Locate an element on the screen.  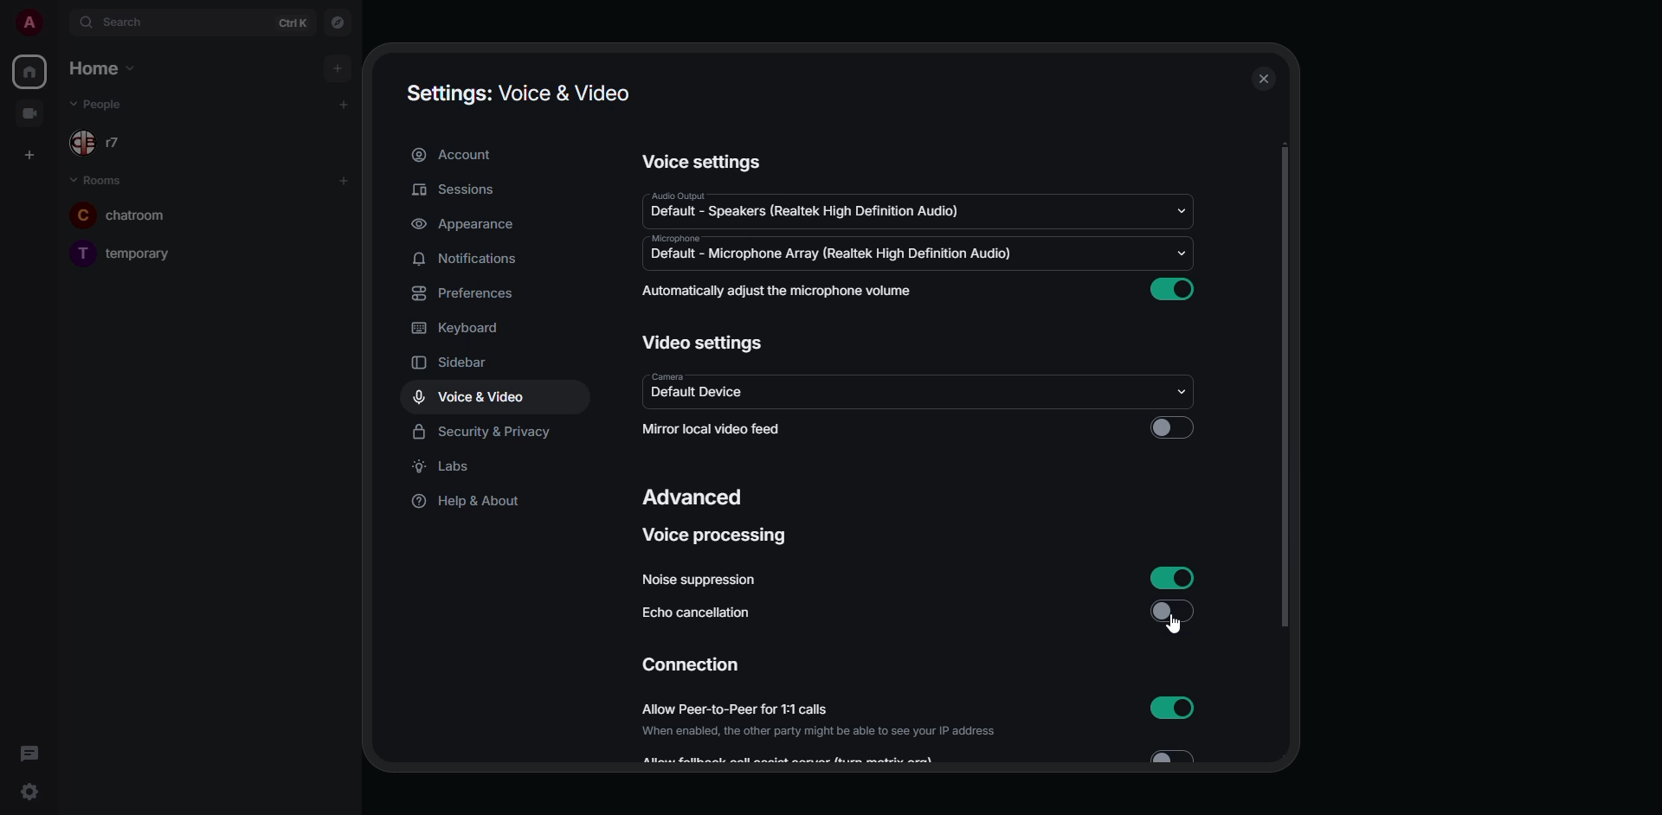
account is located at coordinates (454, 155).